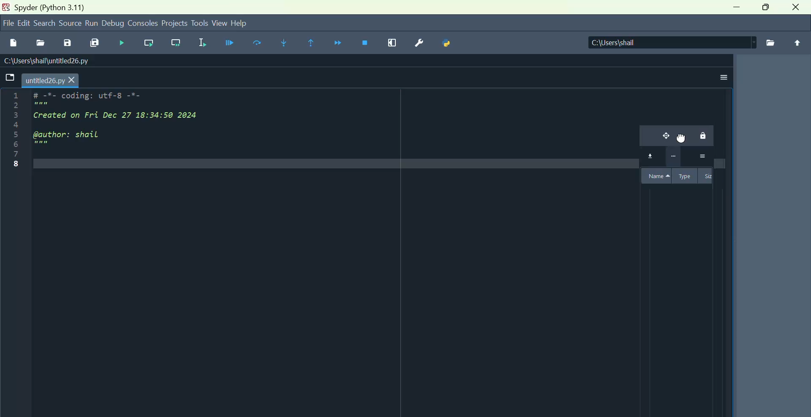 The width and height of the screenshot is (811, 417). What do you see at coordinates (93, 23) in the screenshot?
I see `run` at bounding box center [93, 23].